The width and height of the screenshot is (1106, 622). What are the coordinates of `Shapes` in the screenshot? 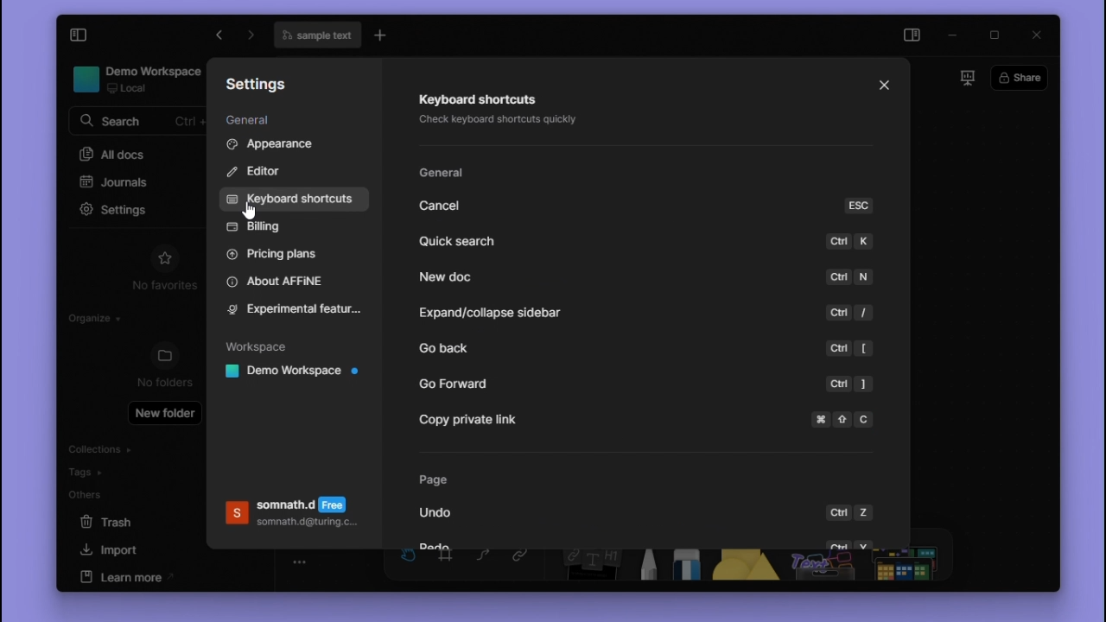 It's located at (741, 568).